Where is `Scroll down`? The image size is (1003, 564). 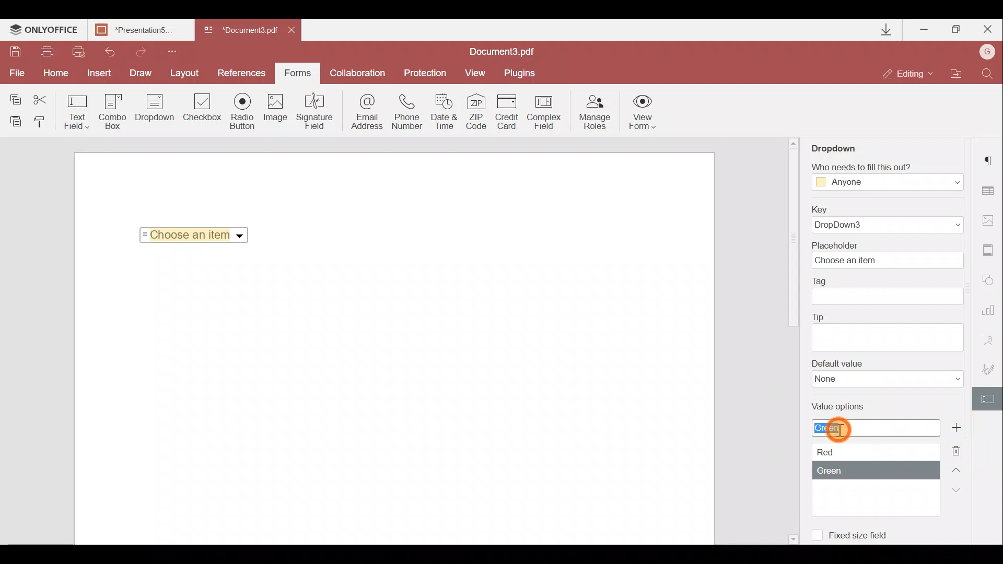
Scroll down is located at coordinates (792, 537).